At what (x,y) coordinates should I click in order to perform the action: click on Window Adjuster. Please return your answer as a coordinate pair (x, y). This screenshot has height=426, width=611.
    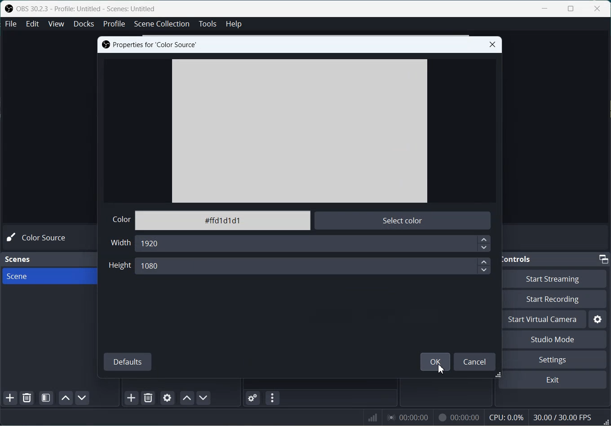
    Looking at the image, I should click on (605, 422).